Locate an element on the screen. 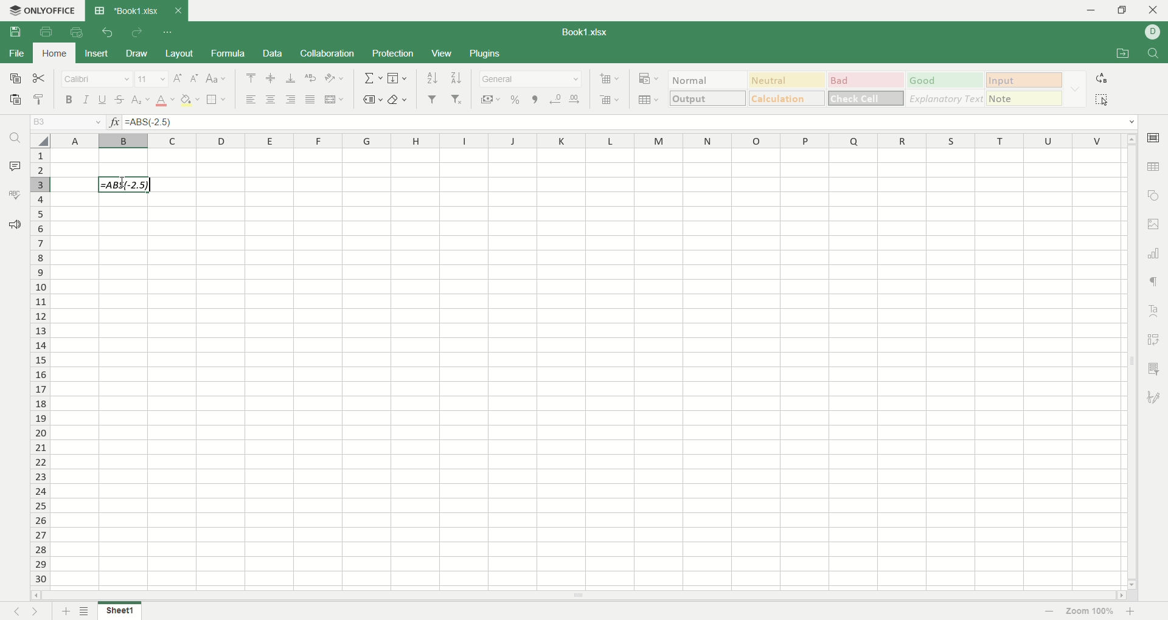 The image size is (1168, 620). collaboration is located at coordinates (328, 53).